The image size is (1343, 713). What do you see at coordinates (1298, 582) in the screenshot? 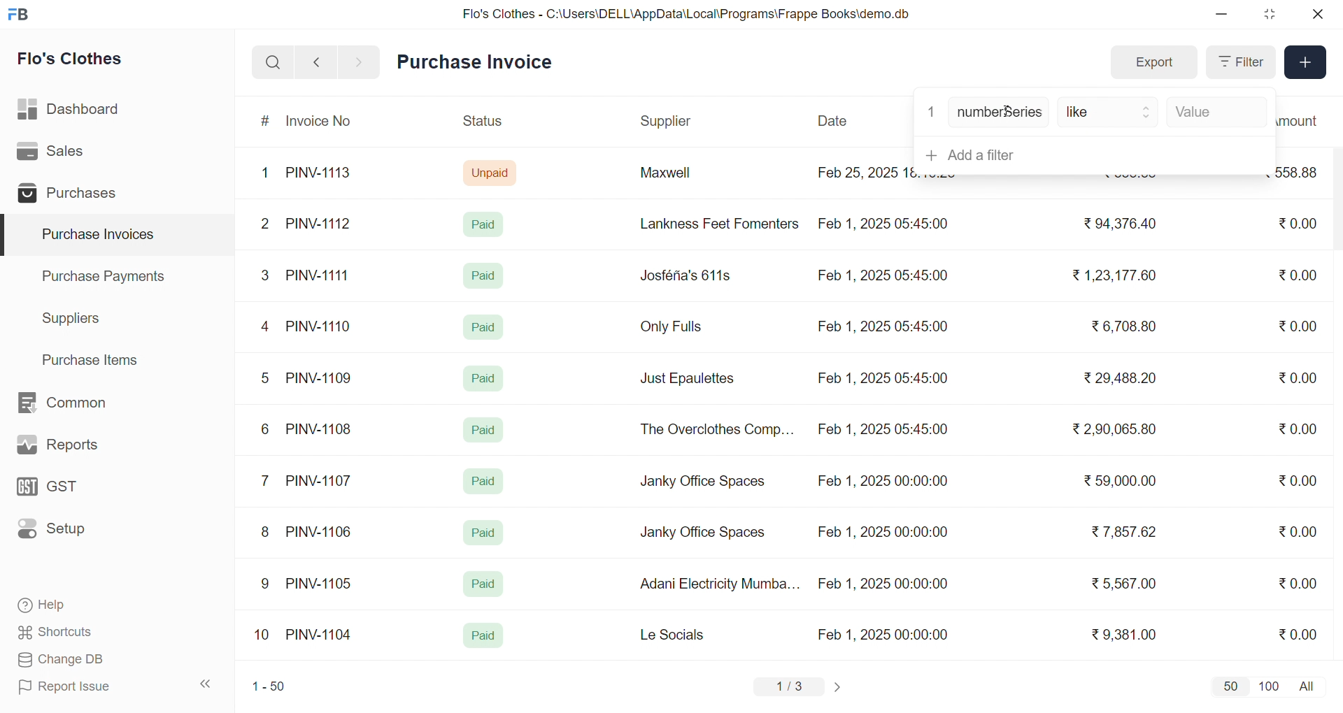
I see `₹0.00` at bounding box center [1298, 582].